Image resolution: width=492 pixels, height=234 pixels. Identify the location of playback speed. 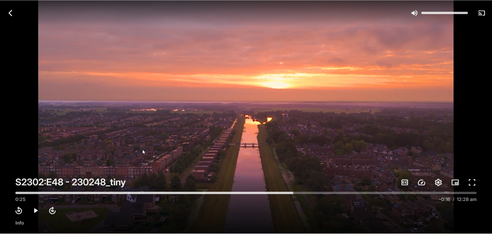
(423, 183).